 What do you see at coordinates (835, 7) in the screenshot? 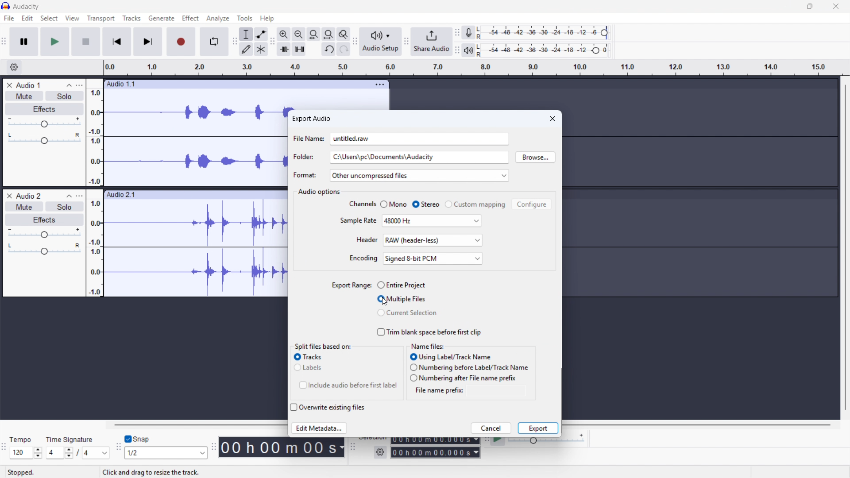
I see `Close ` at bounding box center [835, 7].